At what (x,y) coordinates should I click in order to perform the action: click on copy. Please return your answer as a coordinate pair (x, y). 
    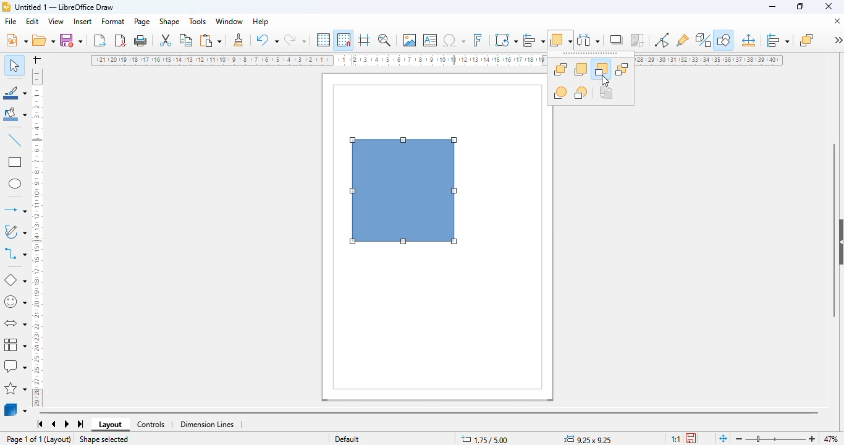
    Looking at the image, I should click on (187, 40).